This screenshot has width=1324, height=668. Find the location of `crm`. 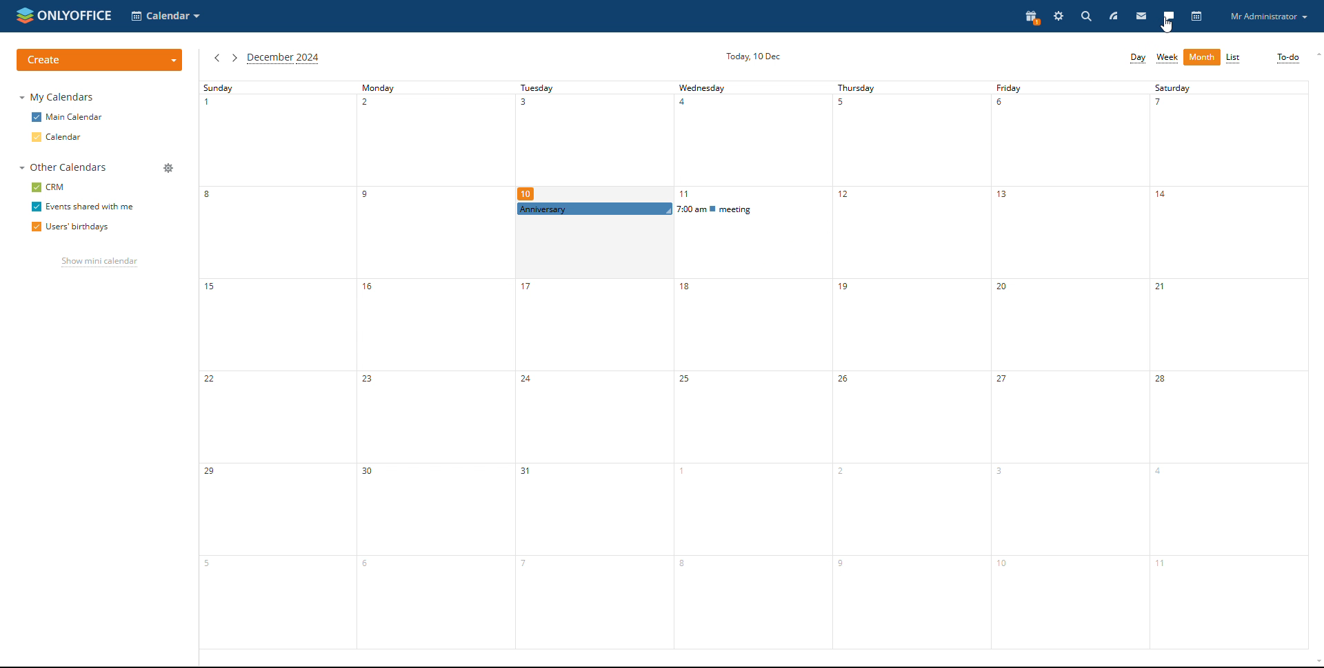

crm is located at coordinates (52, 187).